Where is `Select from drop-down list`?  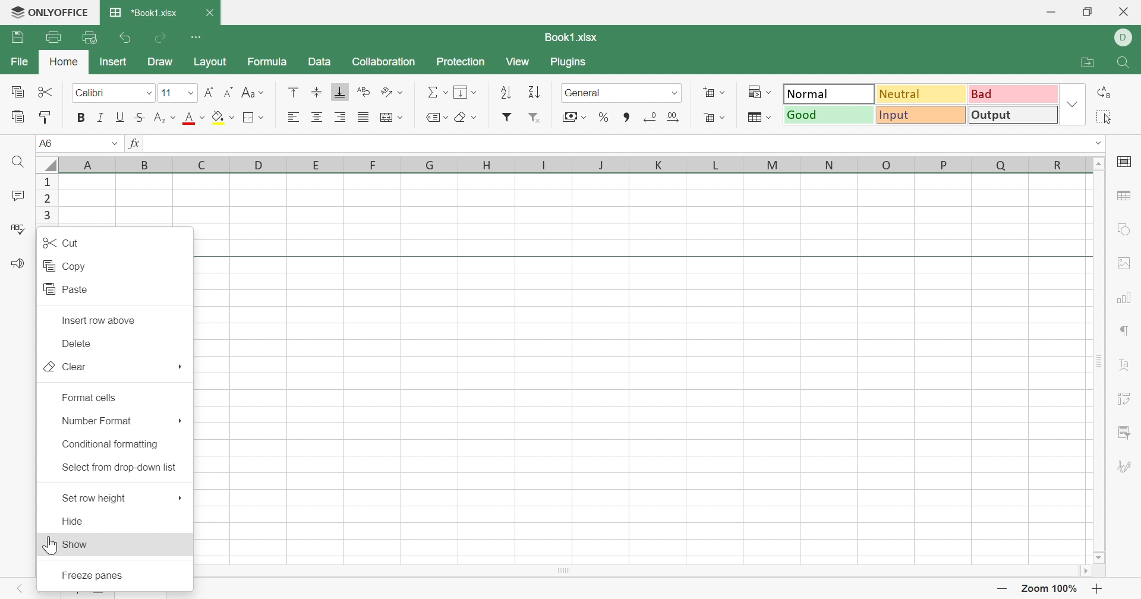
Select from drop-down list is located at coordinates (118, 471).